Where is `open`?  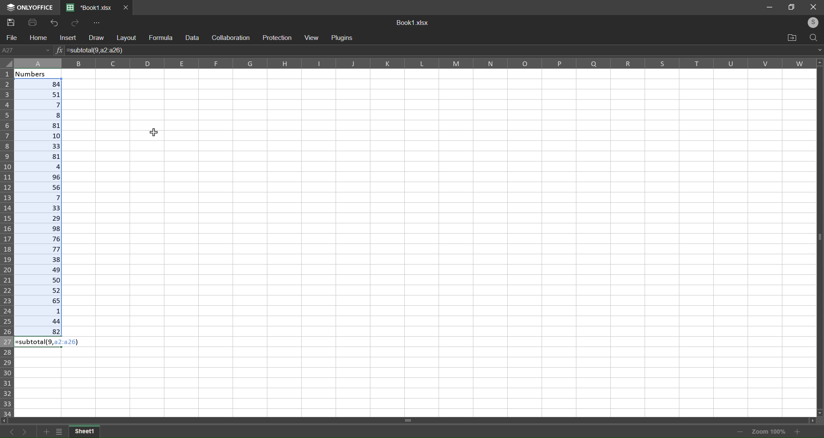
open is located at coordinates (791, 36).